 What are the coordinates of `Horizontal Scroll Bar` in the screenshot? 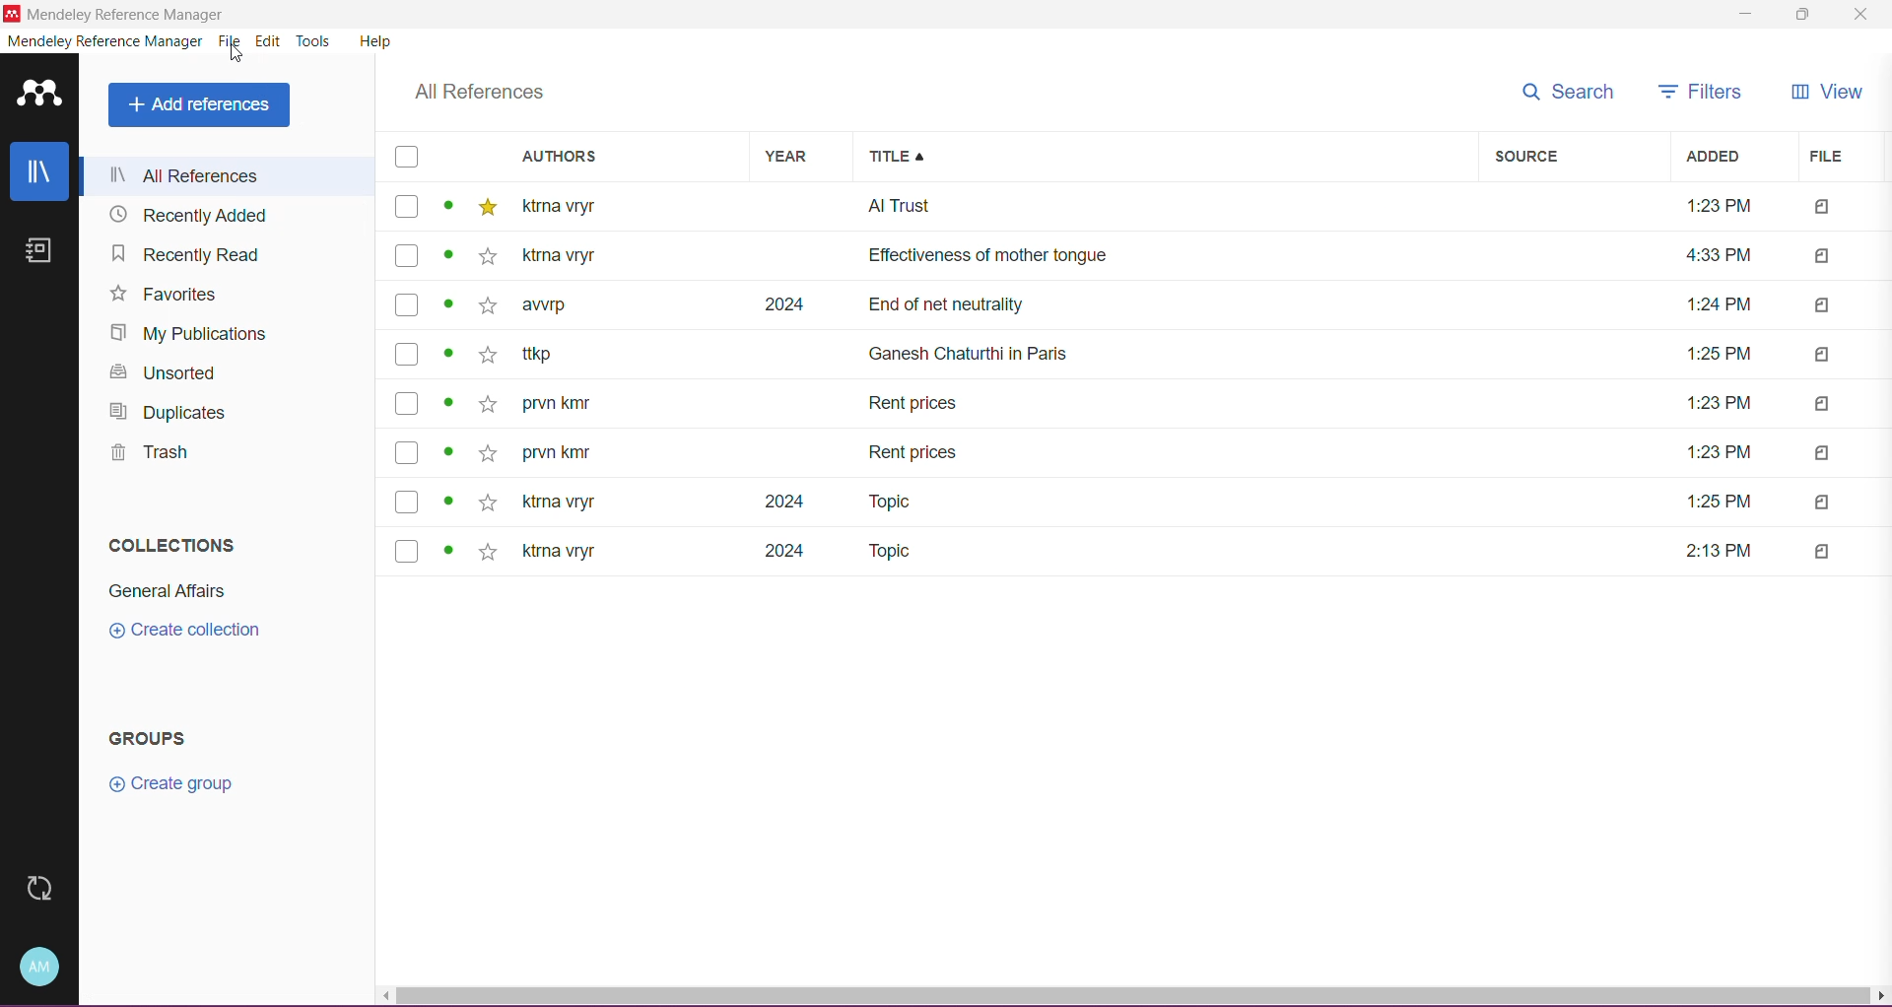 It's located at (1134, 996).